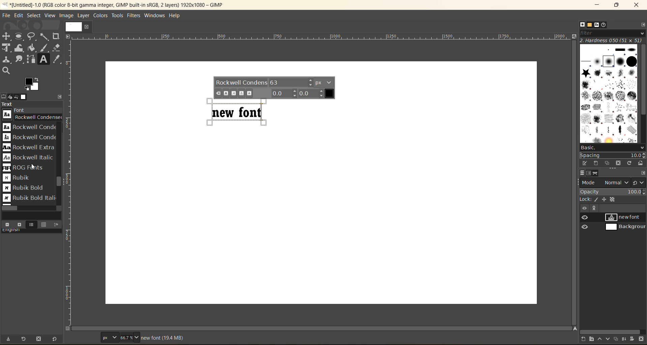  Describe the element at coordinates (643, 173) in the screenshot. I see `configure` at that location.